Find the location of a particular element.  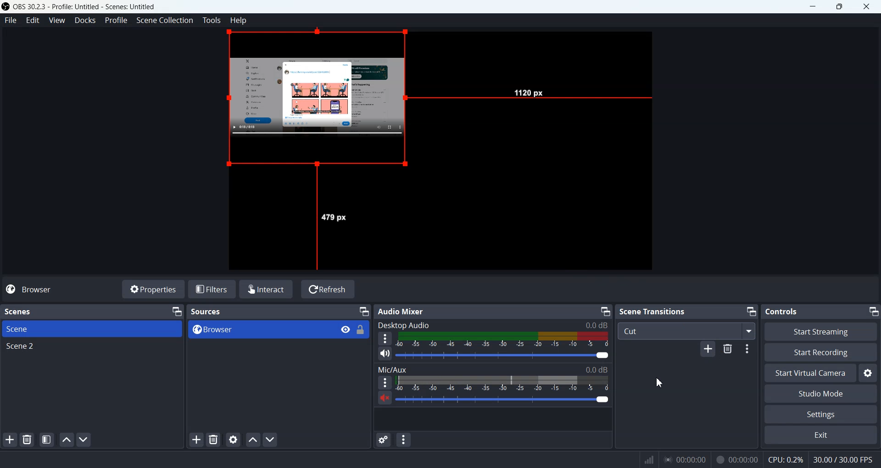

Start Recording is located at coordinates (821, 352).